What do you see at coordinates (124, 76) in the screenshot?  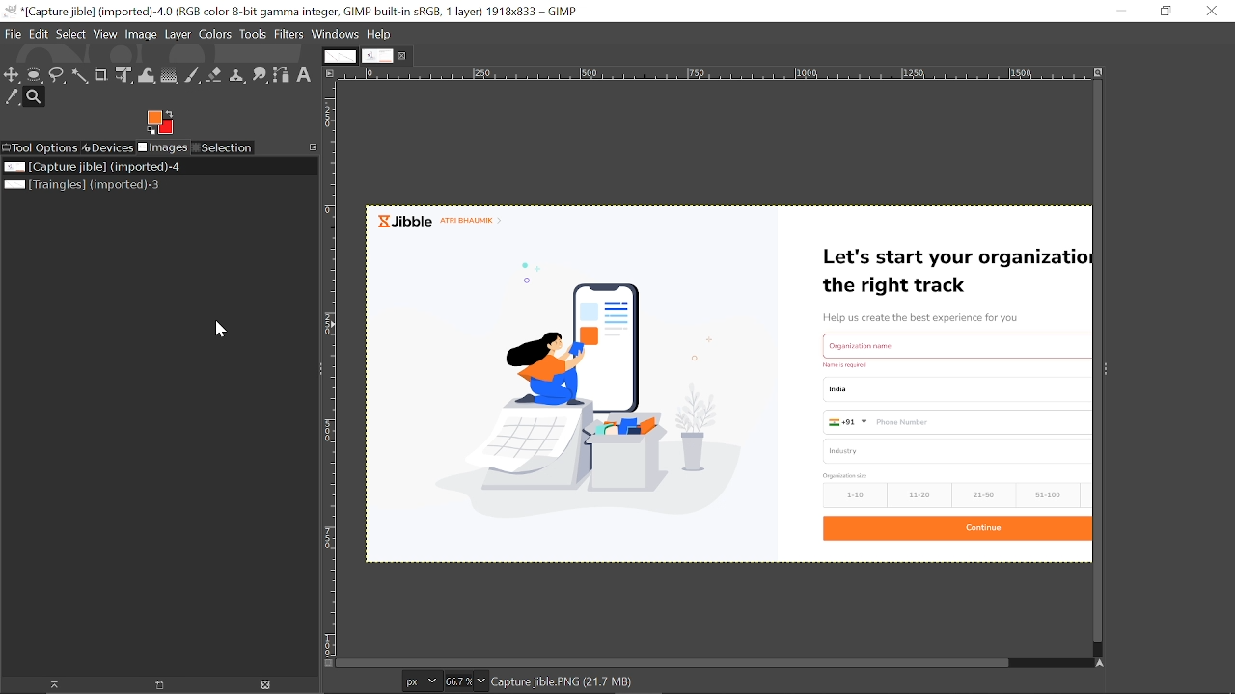 I see `Unified transform tool` at bounding box center [124, 76].